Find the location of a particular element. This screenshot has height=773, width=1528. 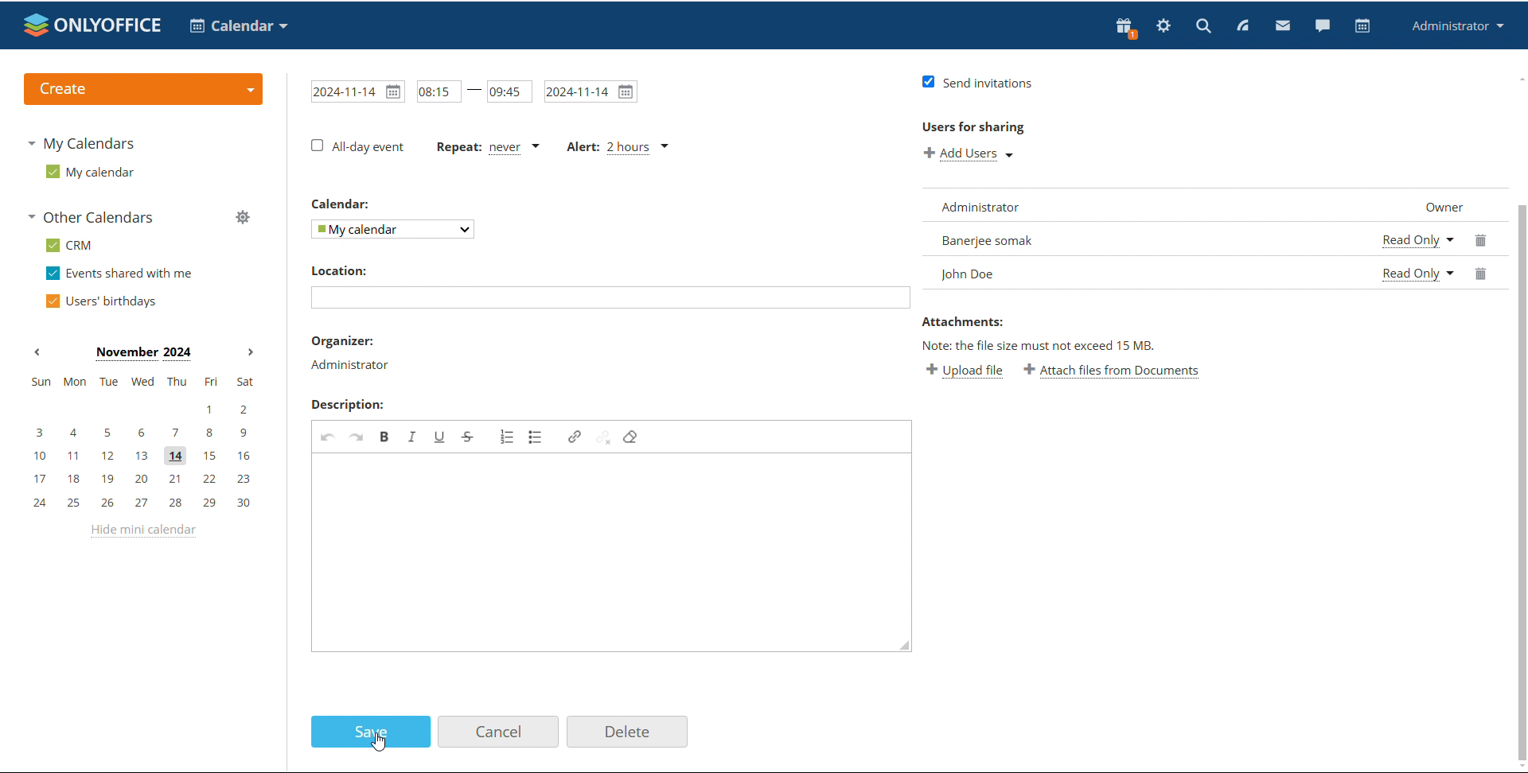

24, 25, 26, 27, 28, 29, 30 is located at coordinates (141, 502).